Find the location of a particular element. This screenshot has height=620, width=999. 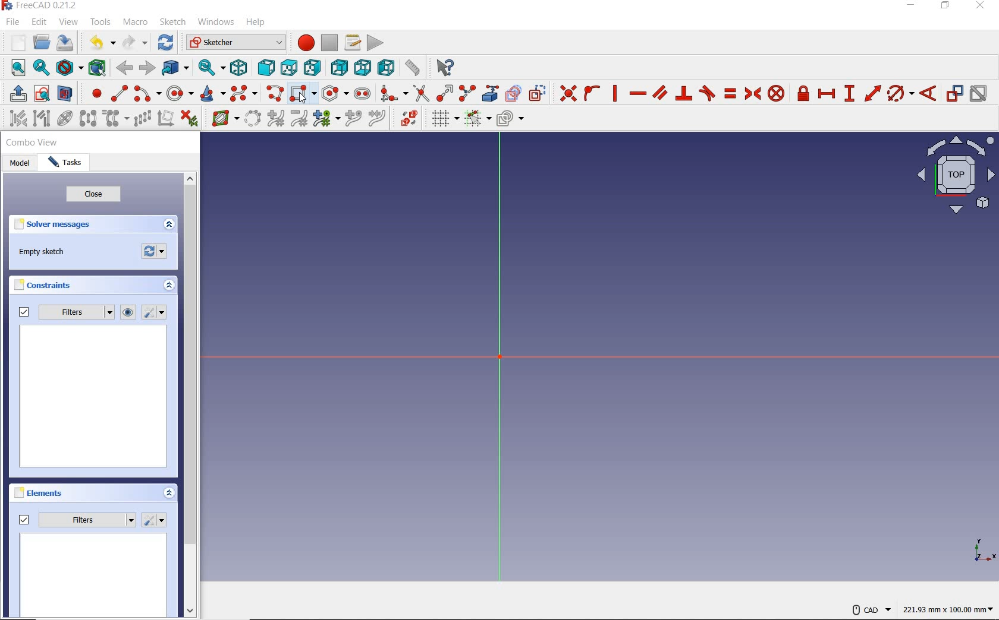

tasks is located at coordinates (67, 165).